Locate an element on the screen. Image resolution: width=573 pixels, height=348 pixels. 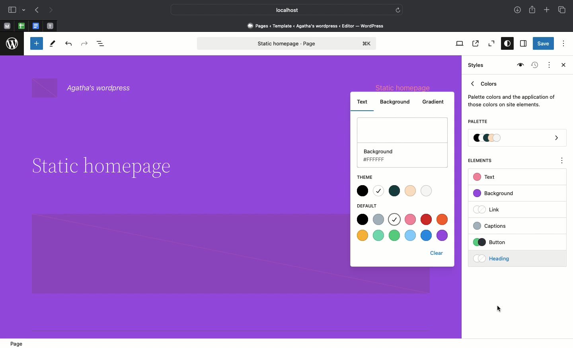
Actions is located at coordinates (548, 64).